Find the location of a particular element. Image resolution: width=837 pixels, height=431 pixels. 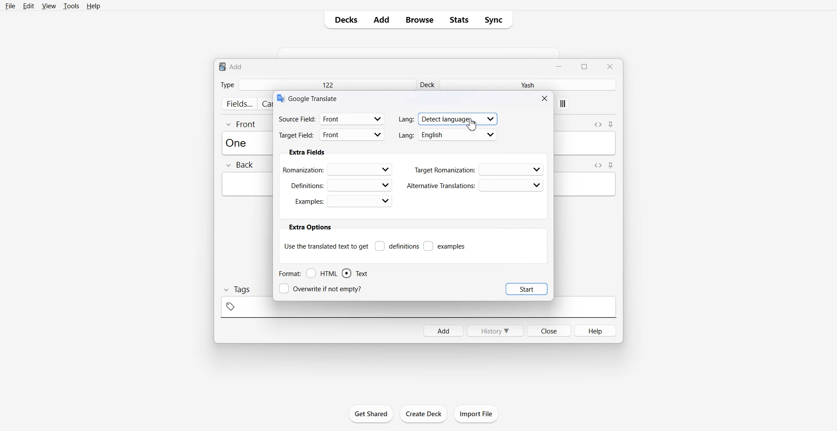

Type is located at coordinates (227, 84).